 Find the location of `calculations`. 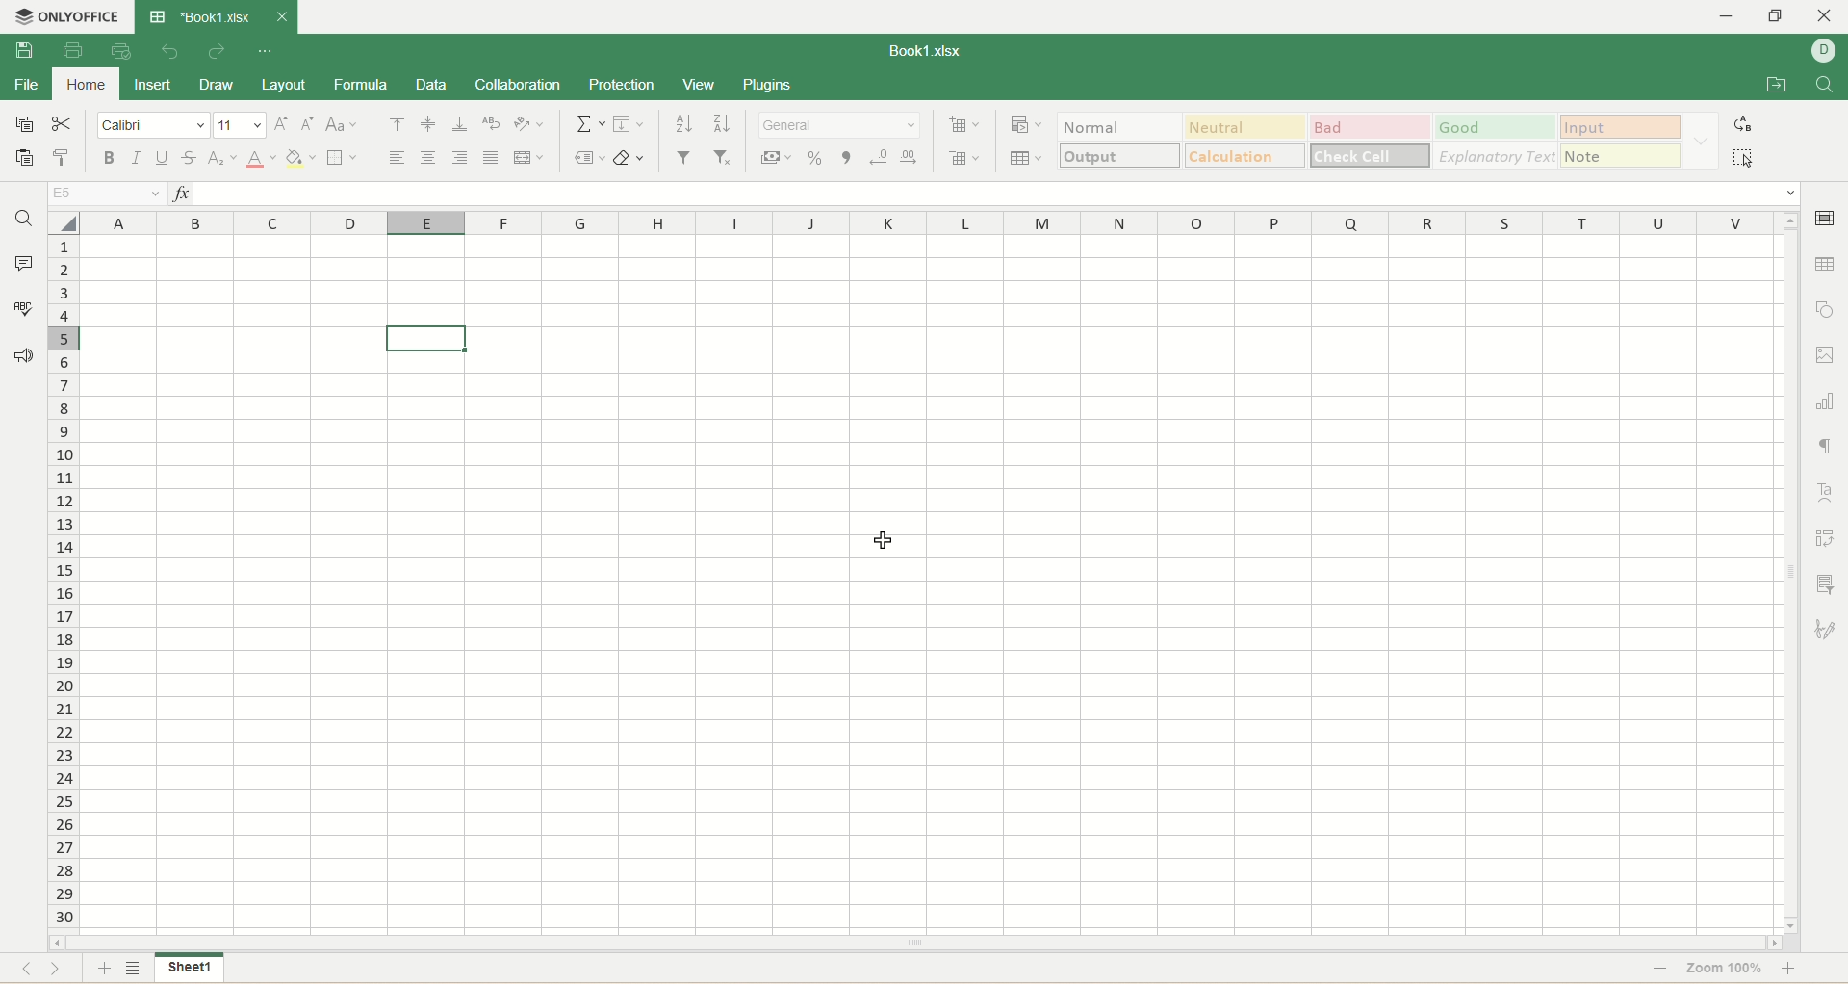

calculations is located at coordinates (1246, 155).